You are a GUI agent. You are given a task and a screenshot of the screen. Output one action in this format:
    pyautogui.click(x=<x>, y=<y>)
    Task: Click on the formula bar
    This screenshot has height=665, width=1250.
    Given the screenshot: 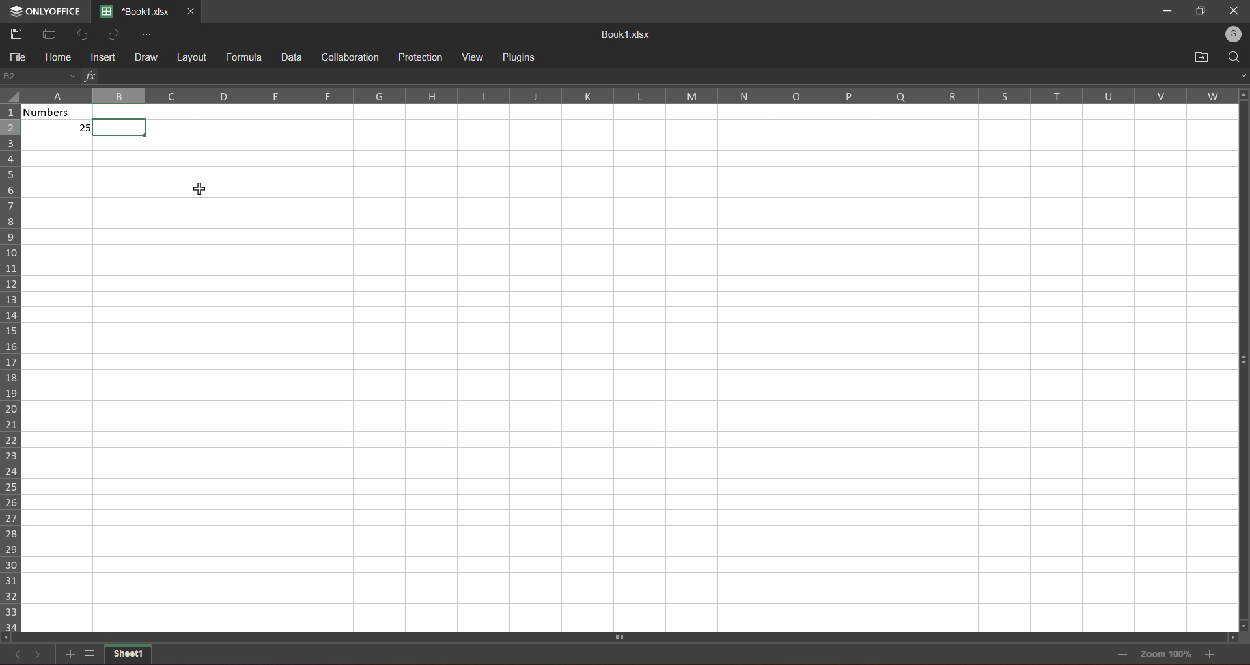 What is the action you would take?
    pyautogui.click(x=663, y=74)
    